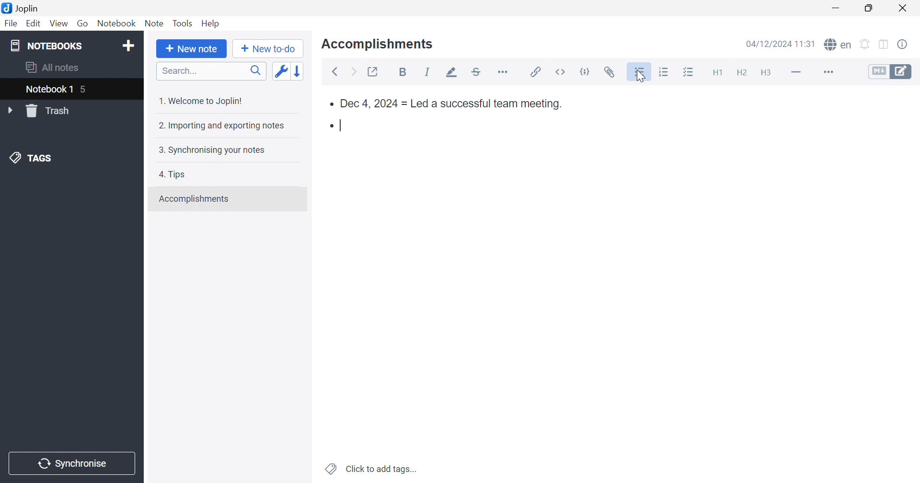 This screenshot has height=483, width=920. Describe the element at coordinates (28, 157) in the screenshot. I see `TAGS` at that location.